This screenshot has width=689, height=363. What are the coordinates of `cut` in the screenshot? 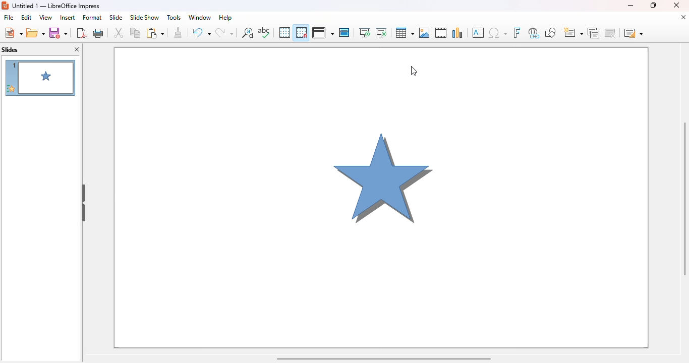 It's located at (119, 32).